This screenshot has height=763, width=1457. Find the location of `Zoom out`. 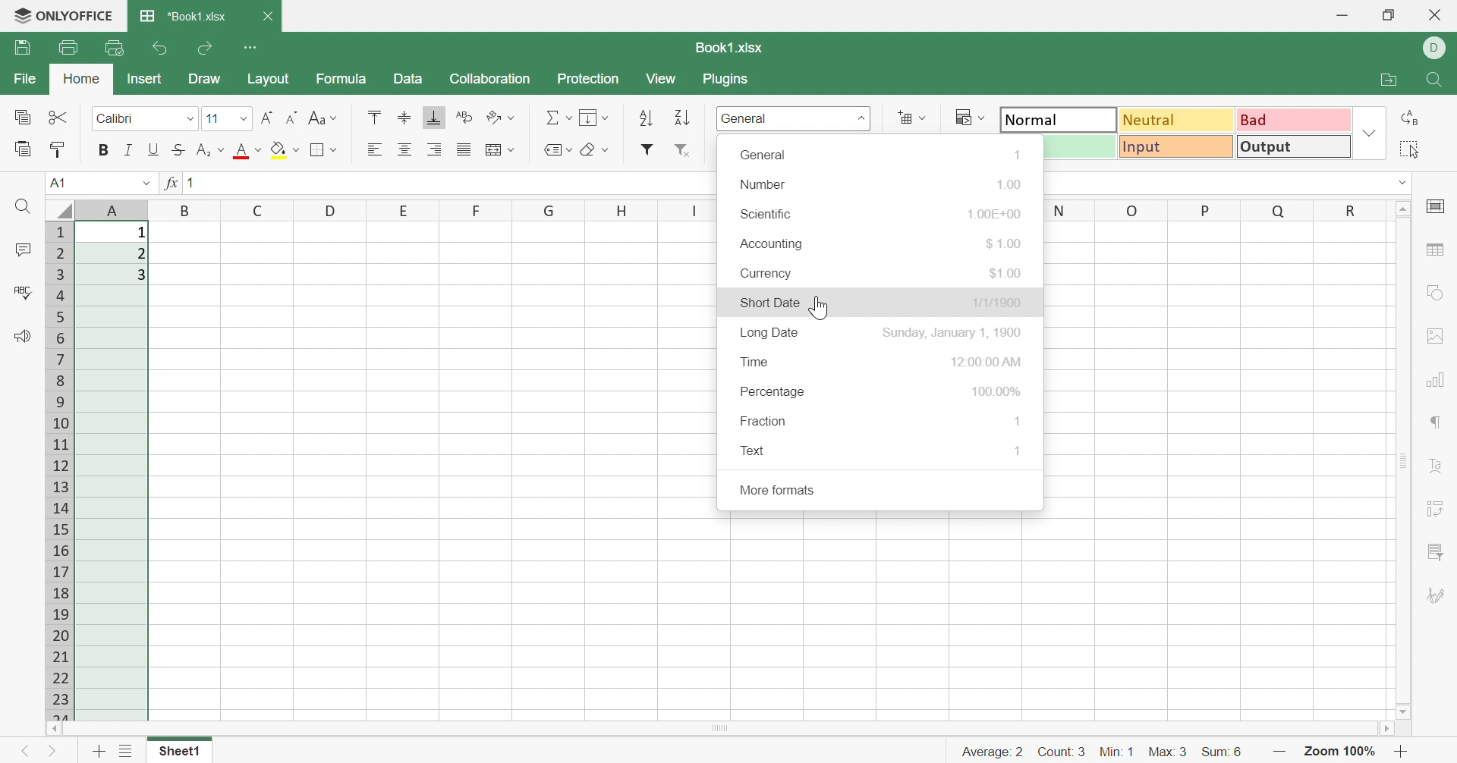

Zoom out is located at coordinates (1282, 754).